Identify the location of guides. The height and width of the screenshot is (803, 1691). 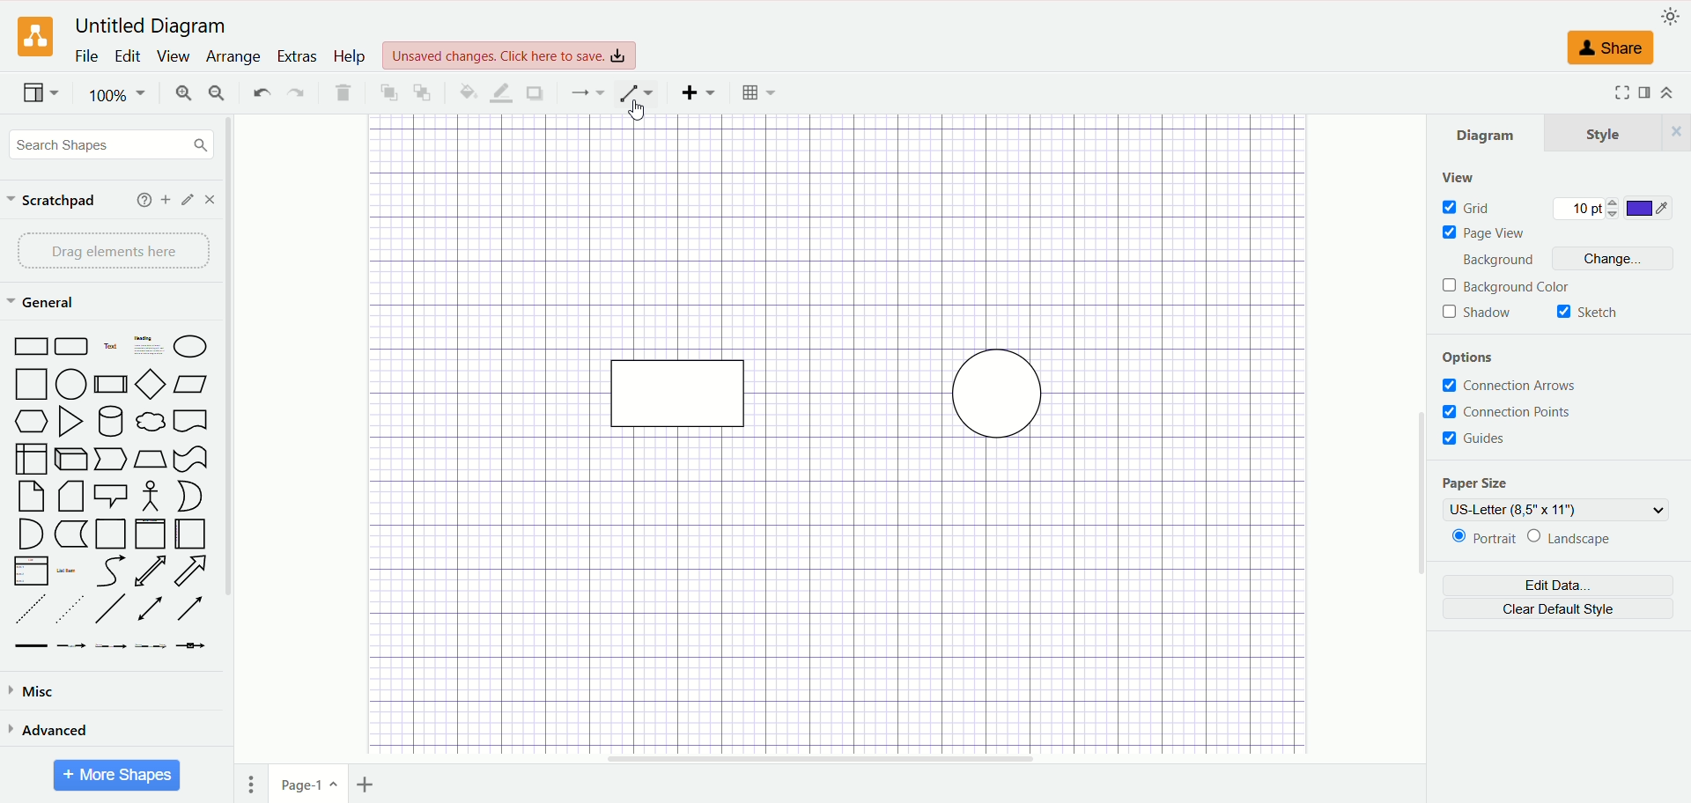
(1473, 438).